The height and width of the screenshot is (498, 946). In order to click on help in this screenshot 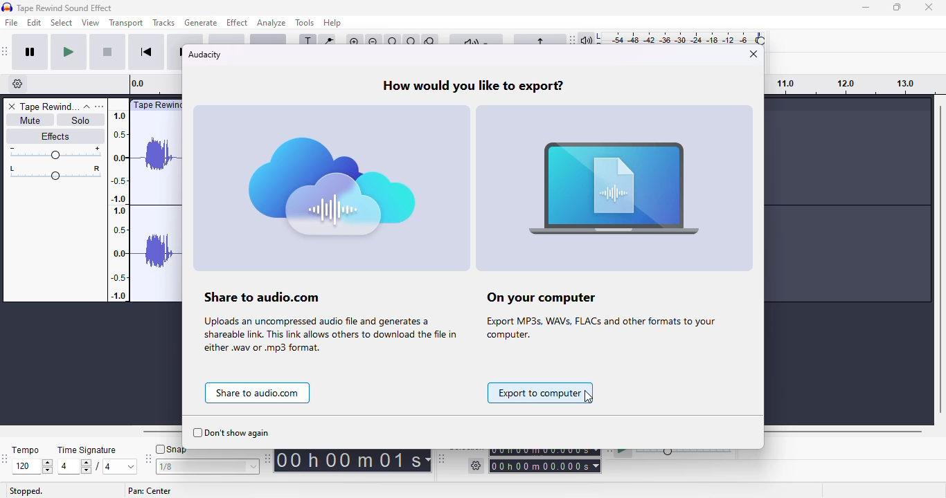, I will do `click(332, 23)`.